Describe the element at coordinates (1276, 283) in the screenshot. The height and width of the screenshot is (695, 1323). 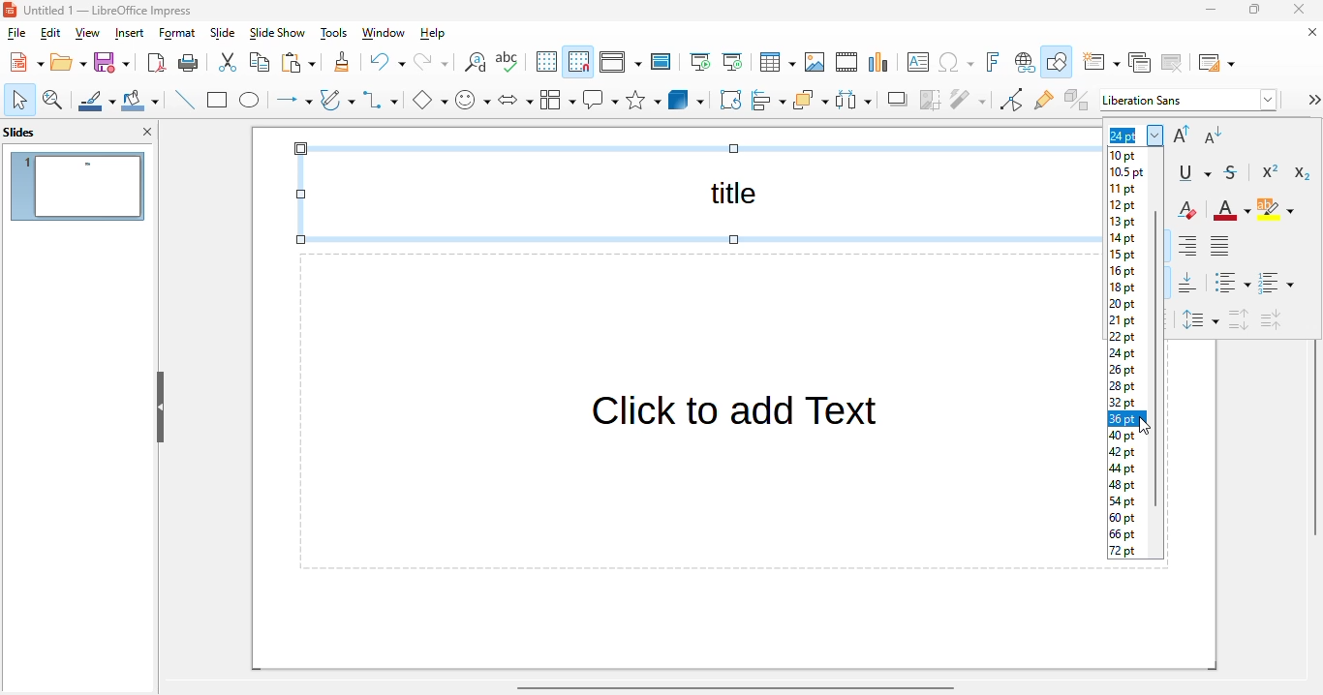
I see `toggle ordered list` at that location.